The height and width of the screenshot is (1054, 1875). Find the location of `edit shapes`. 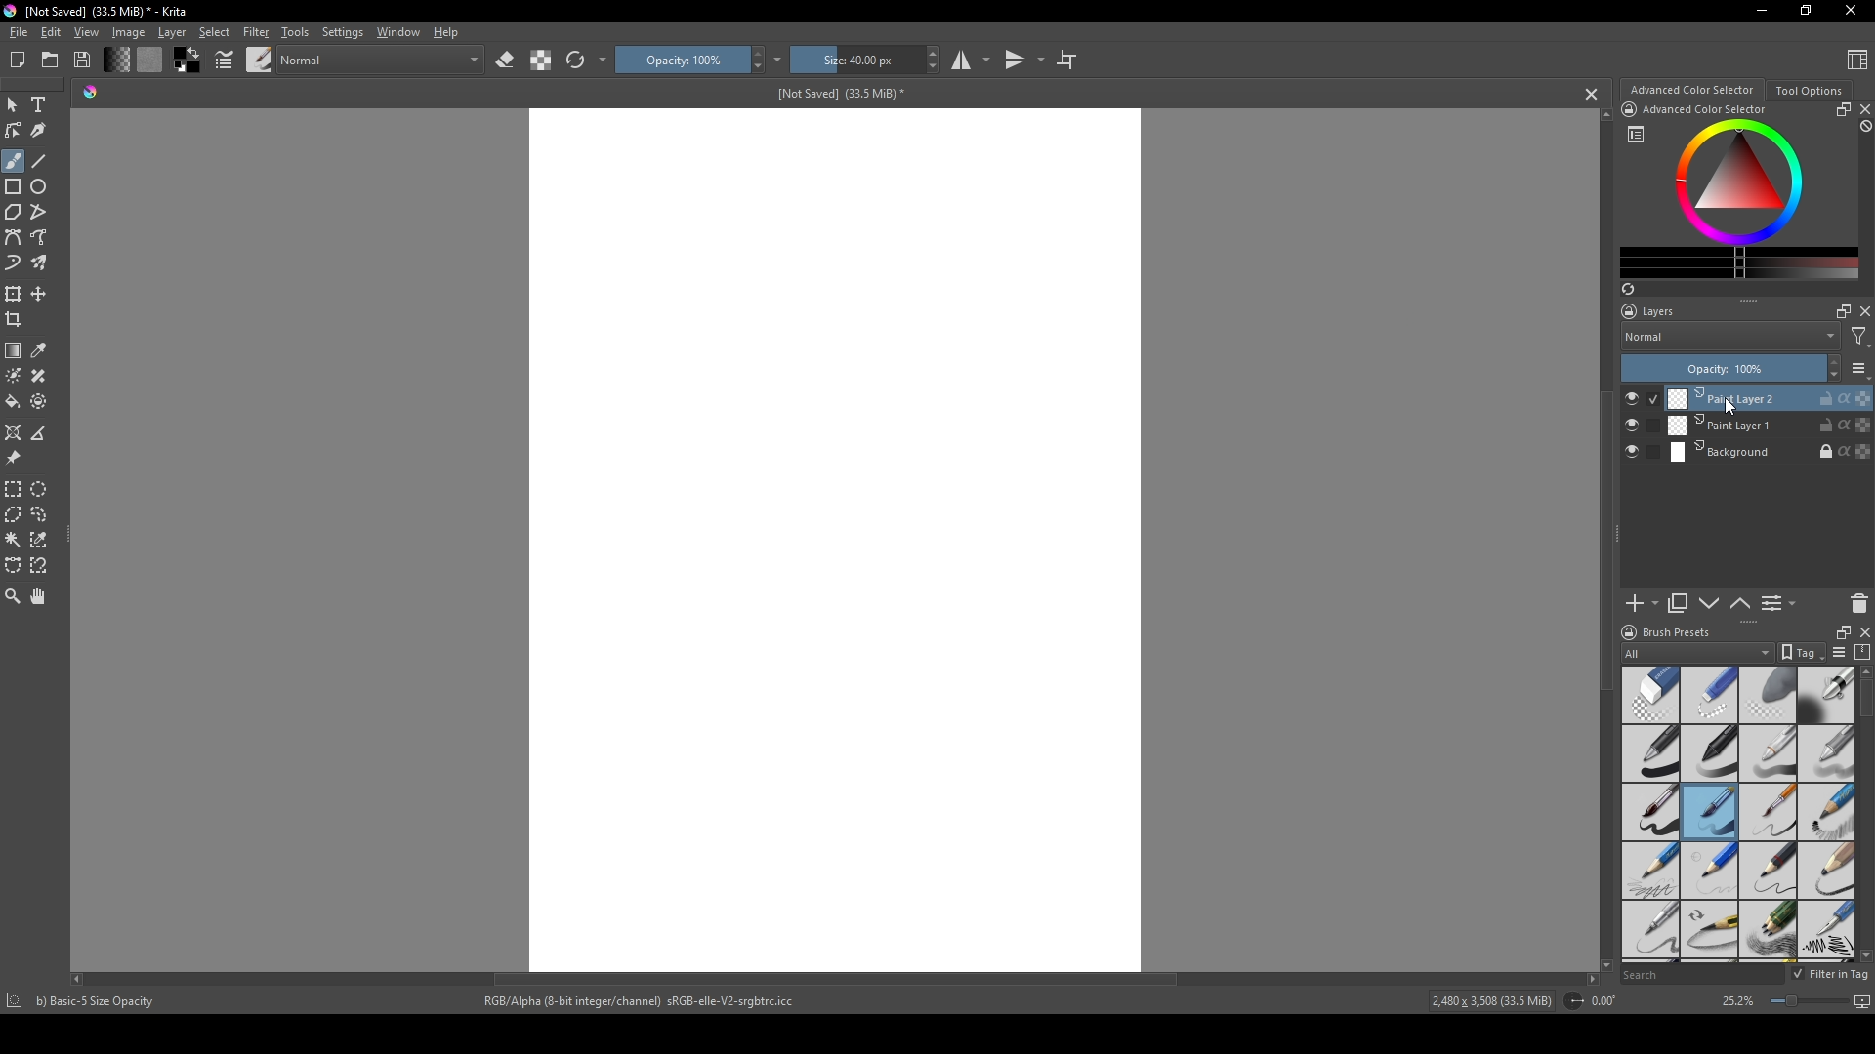

edit shapes is located at coordinates (15, 131).